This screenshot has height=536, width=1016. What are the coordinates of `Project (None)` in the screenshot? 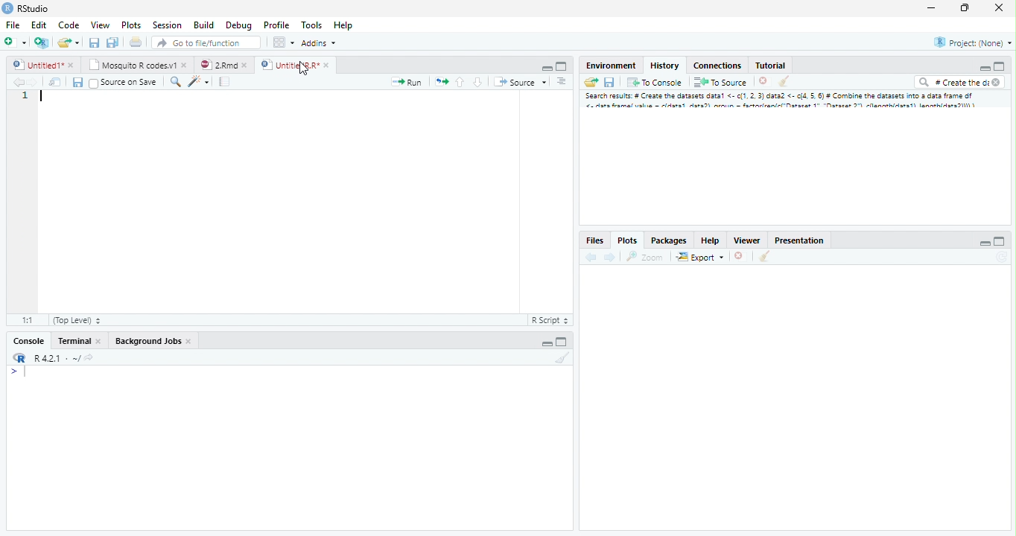 It's located at (974, 42).